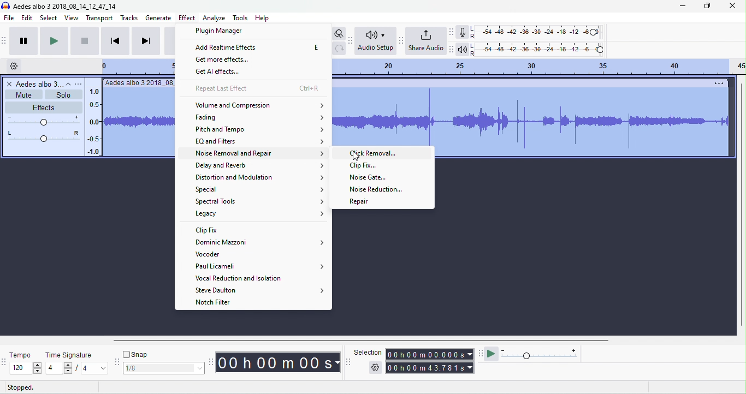 Image resolution: width=746 pixels, height=394 pixels. Describe the element at coordinates (339, 34) in the screenshot. I see `toggle zoom` at that location.